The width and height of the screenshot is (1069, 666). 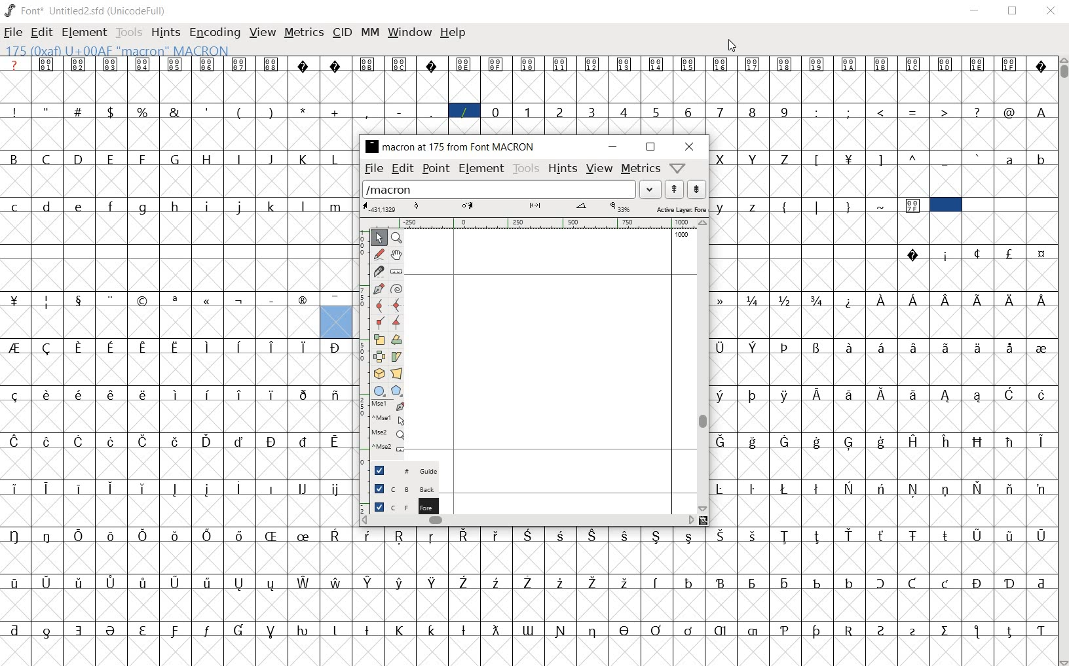 What do you see at coordinates (819, 300) in the screenshot?
I see `Symbol` at bounding box center [819, 300].